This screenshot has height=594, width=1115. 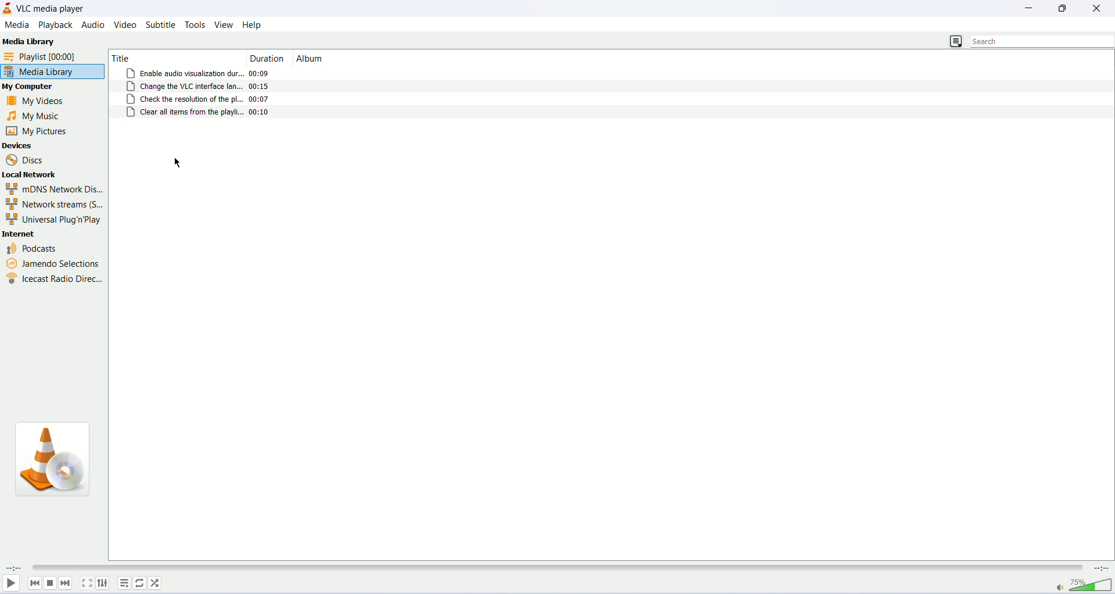 What do you see at coordinates (94, 24) in the screenshot?
I see `audio` at bounding box center [94, 24].